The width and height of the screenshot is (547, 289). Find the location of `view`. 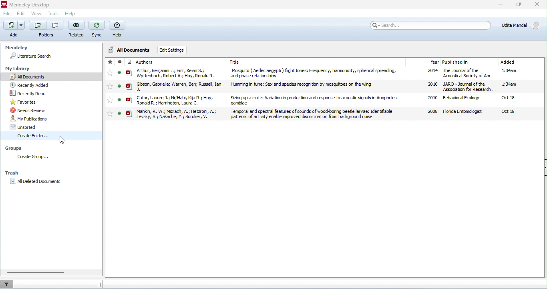

view is located at coordinates (36, 14).